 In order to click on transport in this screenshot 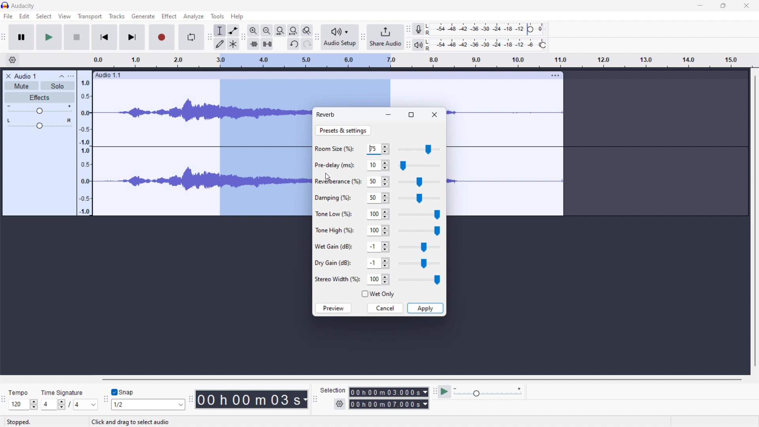, I will do `click(90, 17)`.